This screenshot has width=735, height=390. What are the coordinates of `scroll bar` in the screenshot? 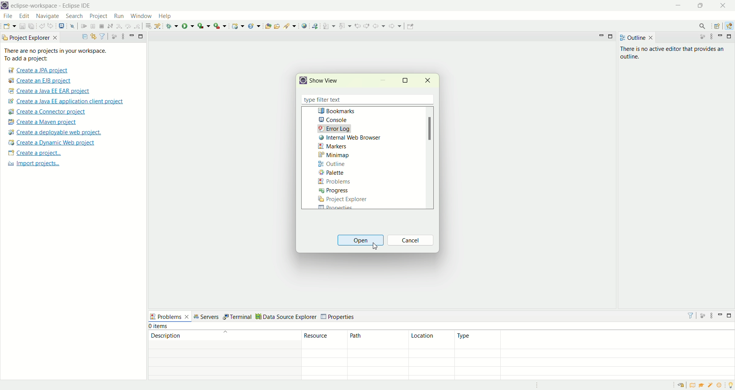 It's located at (431, 158).